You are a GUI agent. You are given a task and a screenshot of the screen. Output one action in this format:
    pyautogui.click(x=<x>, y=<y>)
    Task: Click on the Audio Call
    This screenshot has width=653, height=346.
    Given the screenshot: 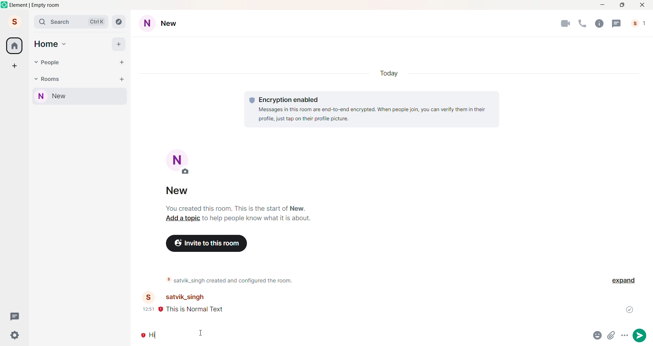 What is the action you would take?
    pyautogui.click(x=581, y=23)
    